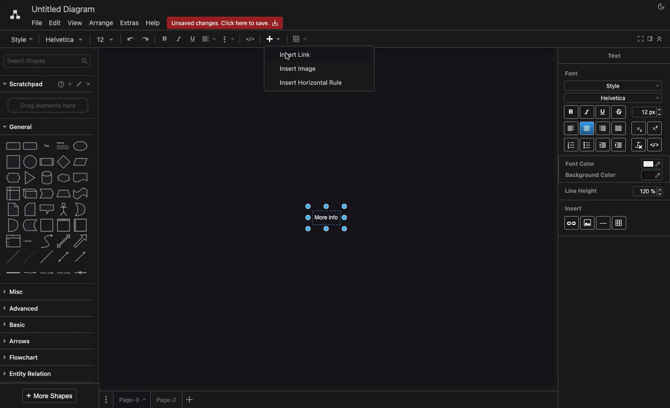 The width and height of the screenshot is (670, 408). Describe the element at coordinates (614, 55) in the screenshot. I see `Text` at that location.